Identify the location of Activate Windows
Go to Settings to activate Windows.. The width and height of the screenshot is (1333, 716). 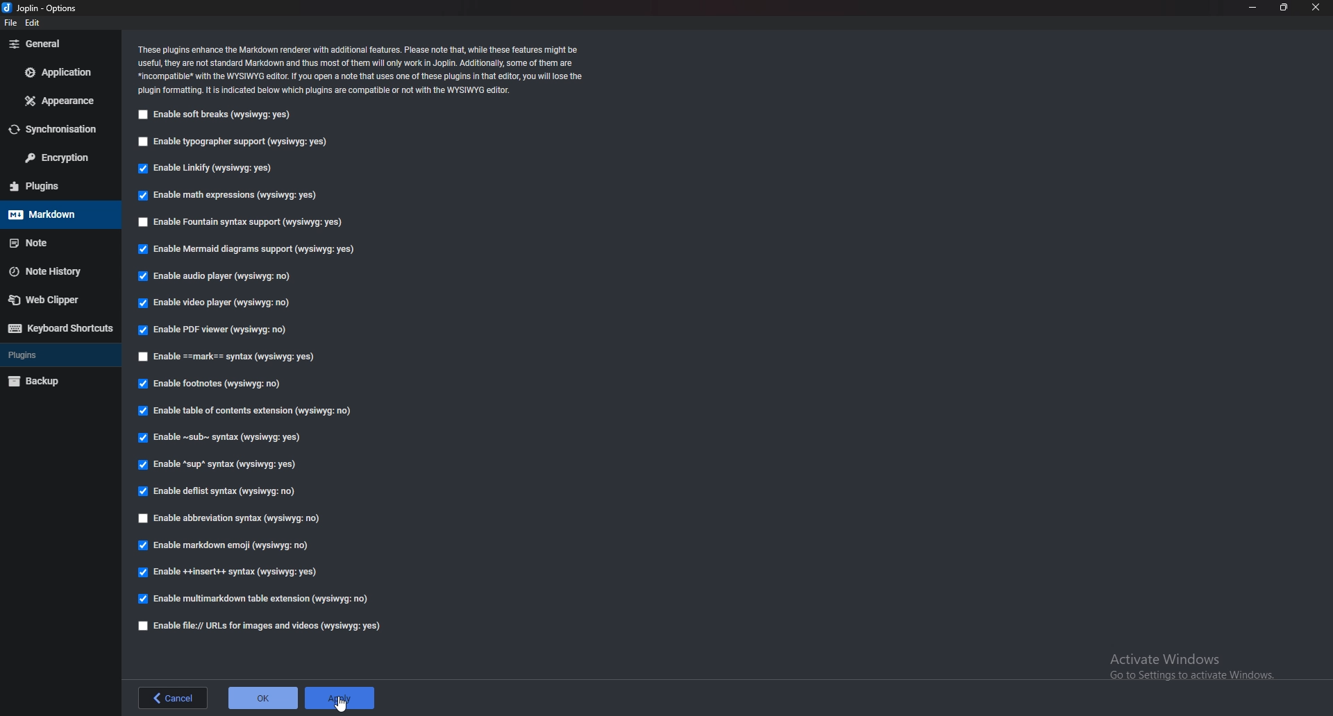
(1187, 663).